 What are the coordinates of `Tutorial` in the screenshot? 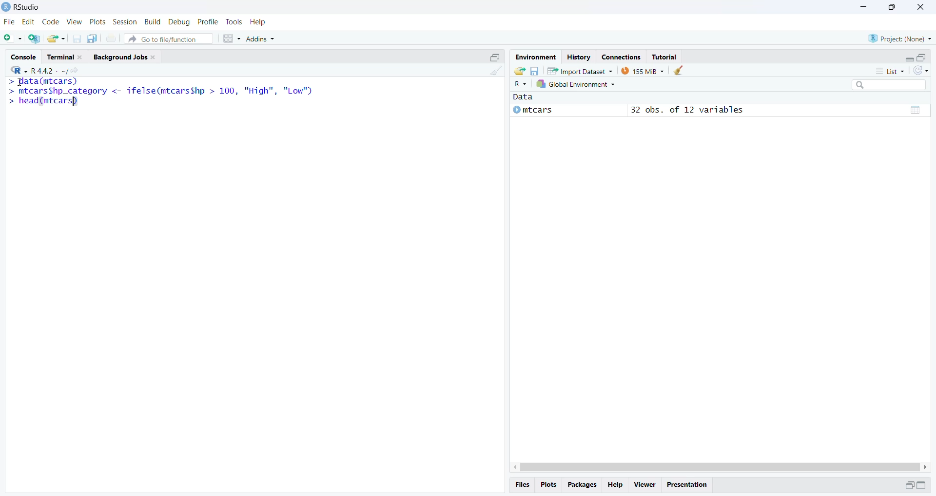 It's located at (666, 57).